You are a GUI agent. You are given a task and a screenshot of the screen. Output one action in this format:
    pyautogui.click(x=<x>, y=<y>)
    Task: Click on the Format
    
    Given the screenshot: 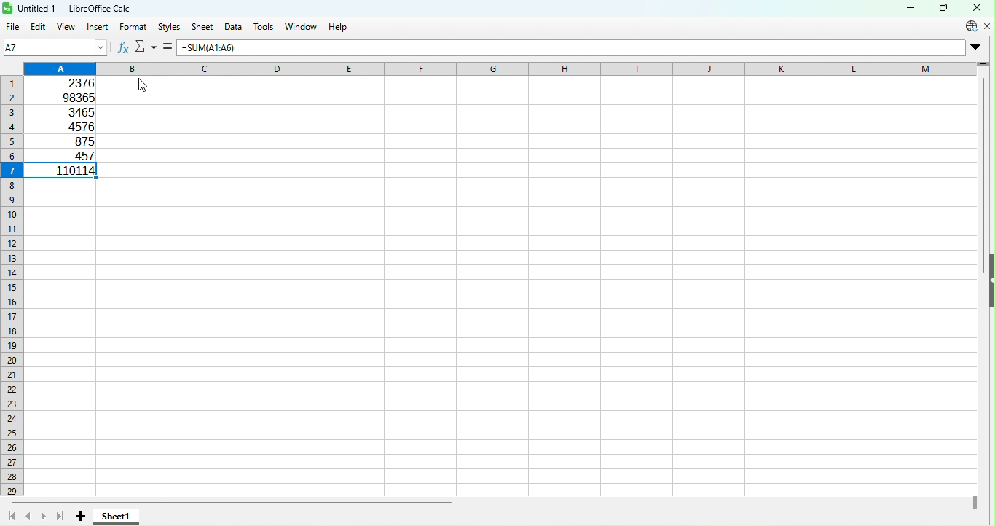 What is the action you would take?
    pyautogui.click(x=133, y=27)
    